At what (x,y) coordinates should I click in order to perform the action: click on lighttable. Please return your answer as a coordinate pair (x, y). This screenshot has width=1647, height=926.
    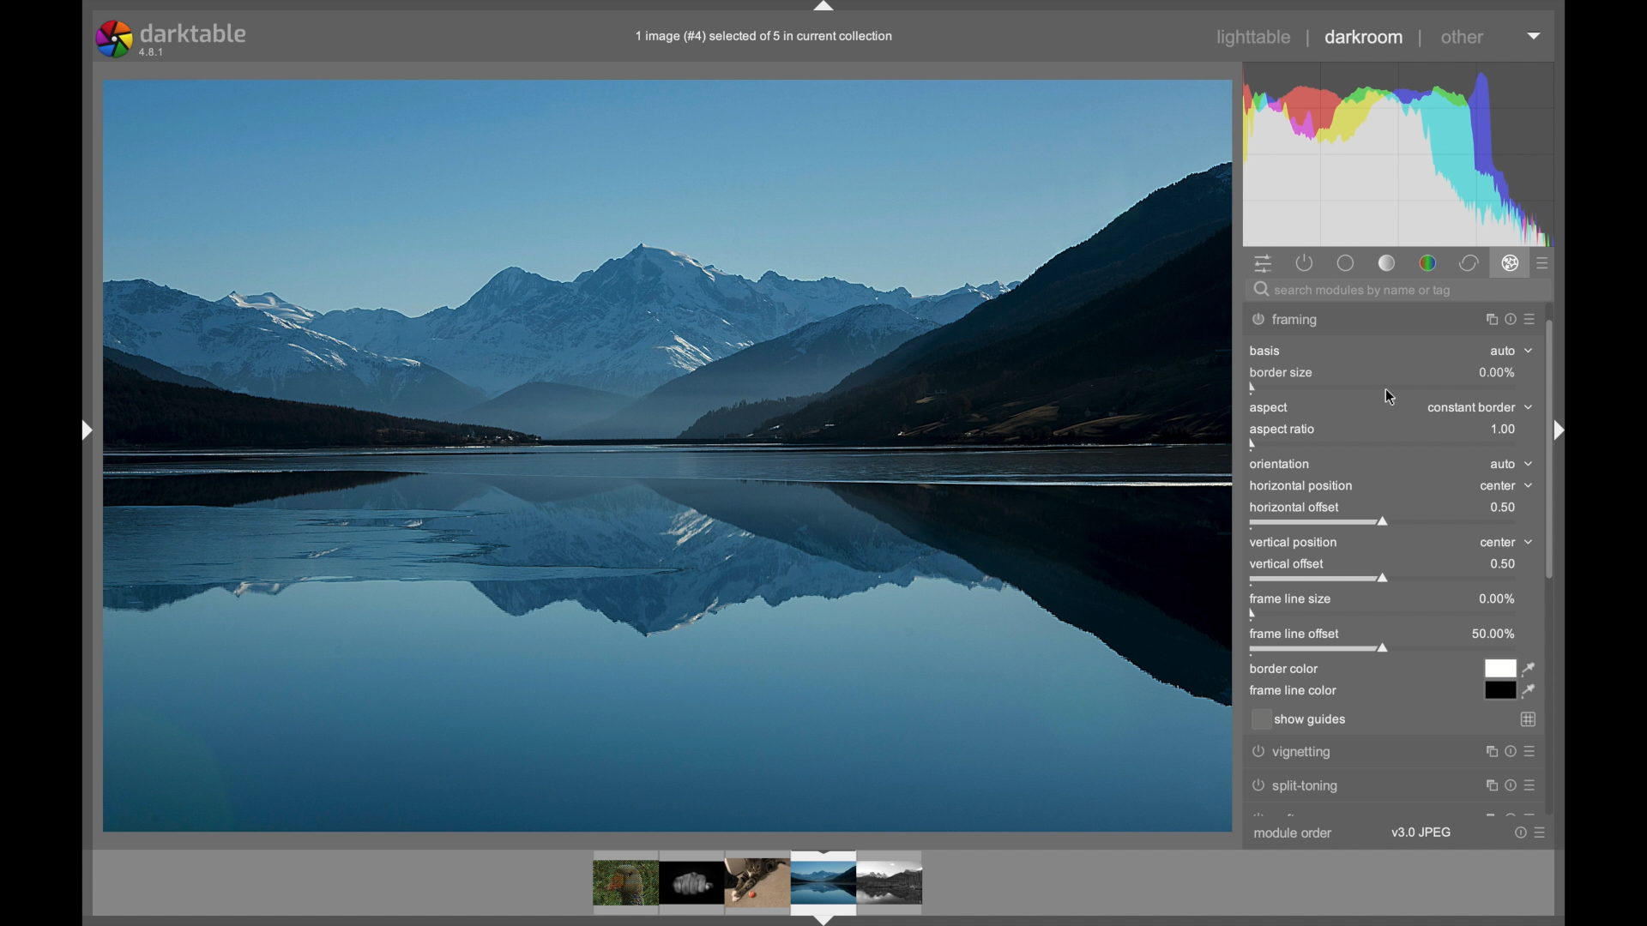
    Looking at the image, I should click on (1255, 39).